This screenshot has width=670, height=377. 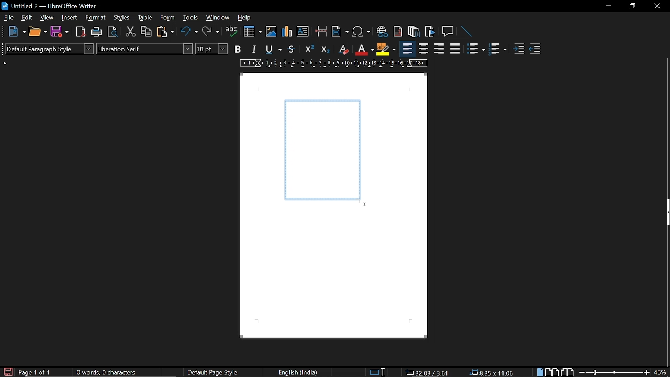 I want to click on font color, so click(x=365, y=50).